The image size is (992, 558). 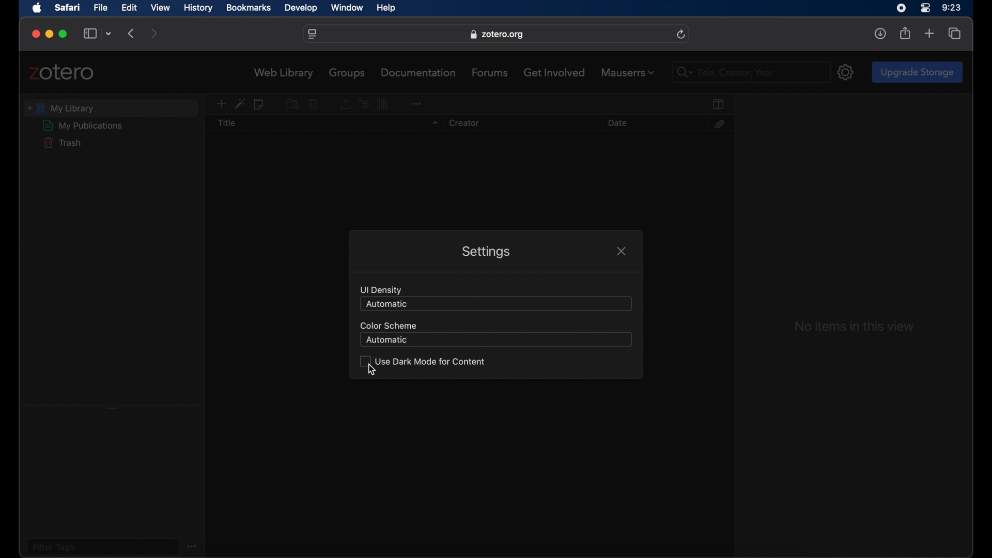 What do you see at coordinates (387, 340) in the screenshot?
I see `automatic` at bounding box center [387, 340].